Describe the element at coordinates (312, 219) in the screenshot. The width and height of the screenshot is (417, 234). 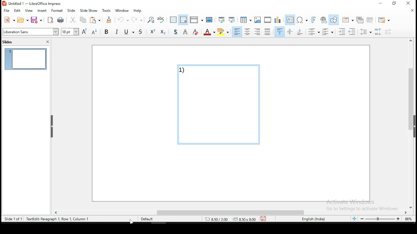
I see `english (india)` at that location.